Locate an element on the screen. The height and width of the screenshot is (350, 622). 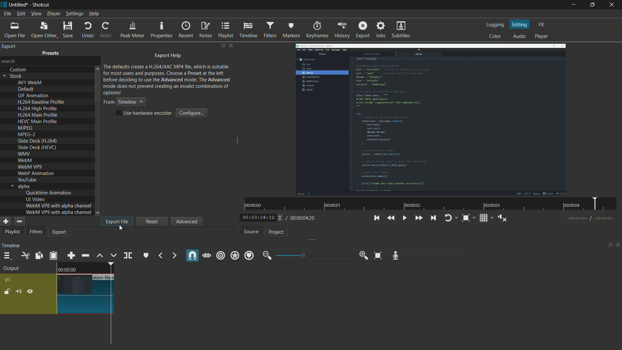
paste is located at coordinates (54, 256).